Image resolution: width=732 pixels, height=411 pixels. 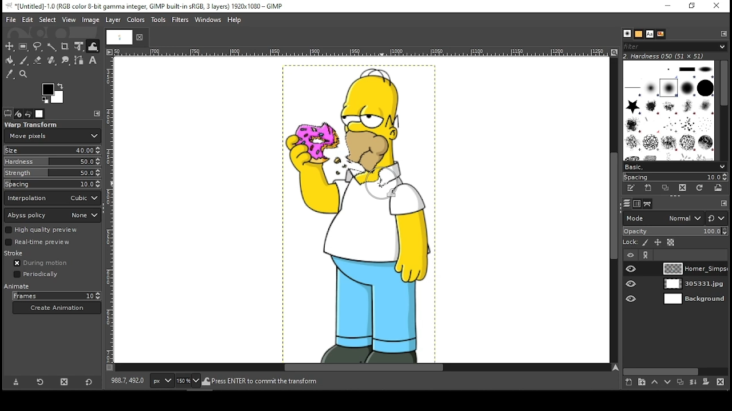 What do you see at coordinates (695, 300) in the screenshot?
I see `layer 3` at bounding box center [695, 300].